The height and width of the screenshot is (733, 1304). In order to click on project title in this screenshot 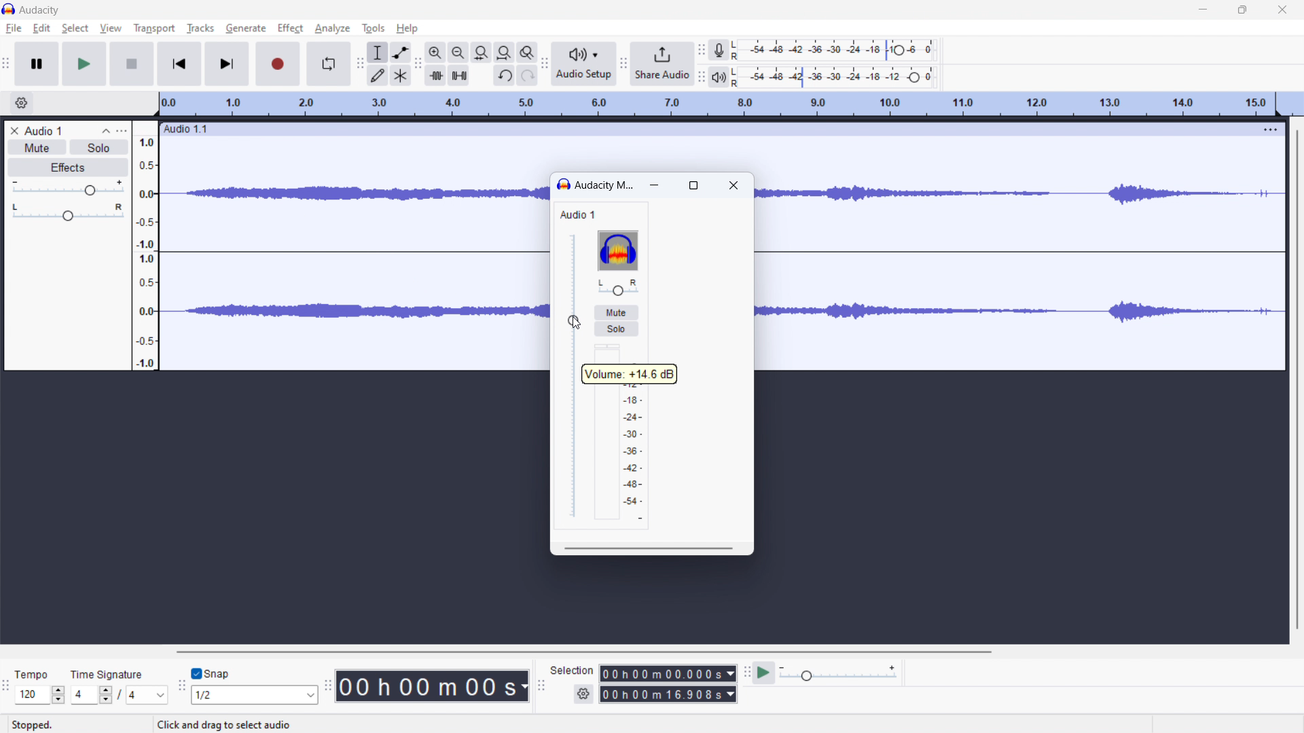, I will do `click(44, 131)`.